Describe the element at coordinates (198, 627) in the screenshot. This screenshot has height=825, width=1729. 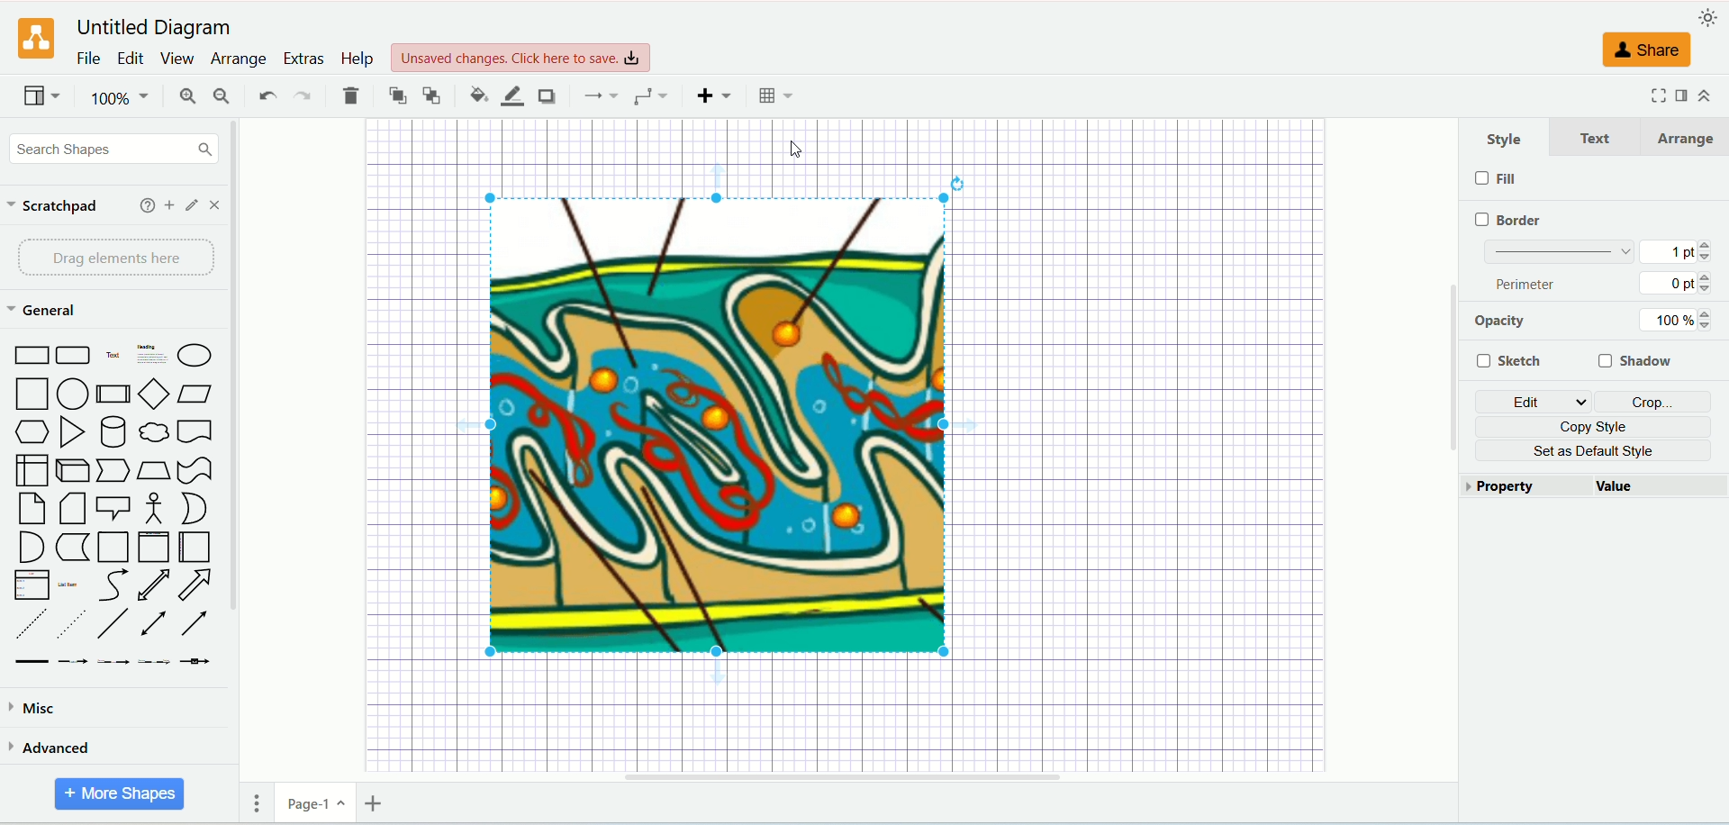
I see `Directional Connector` at that location.